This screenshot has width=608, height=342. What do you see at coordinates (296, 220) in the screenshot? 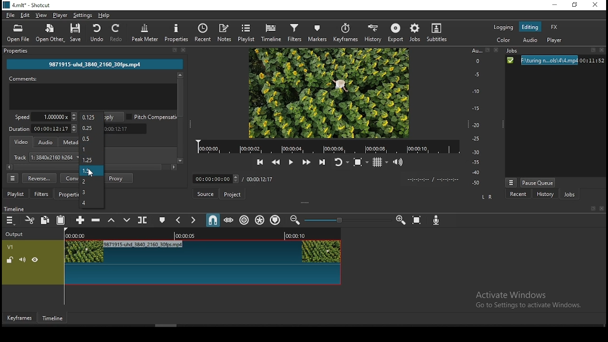
I see `zoom timeline out` at bounding box center [296, 220].